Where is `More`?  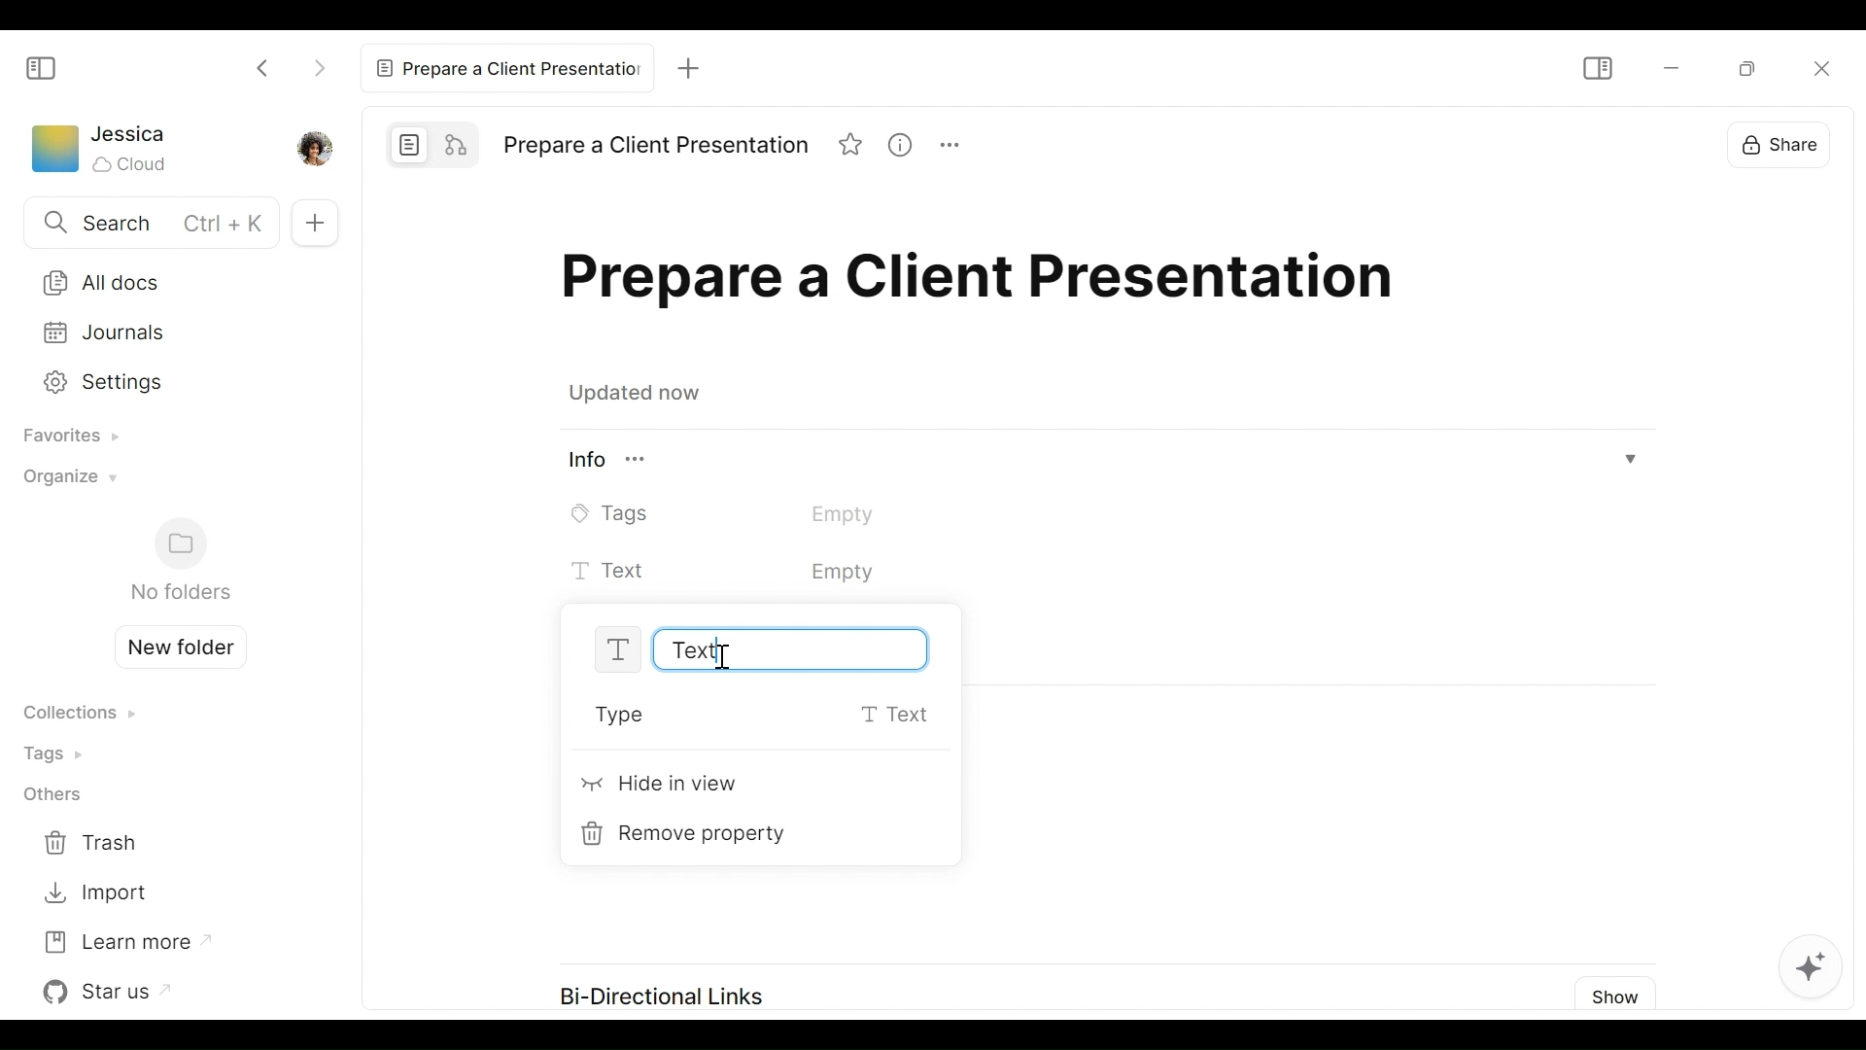 More is located at coordinates (958, 148).